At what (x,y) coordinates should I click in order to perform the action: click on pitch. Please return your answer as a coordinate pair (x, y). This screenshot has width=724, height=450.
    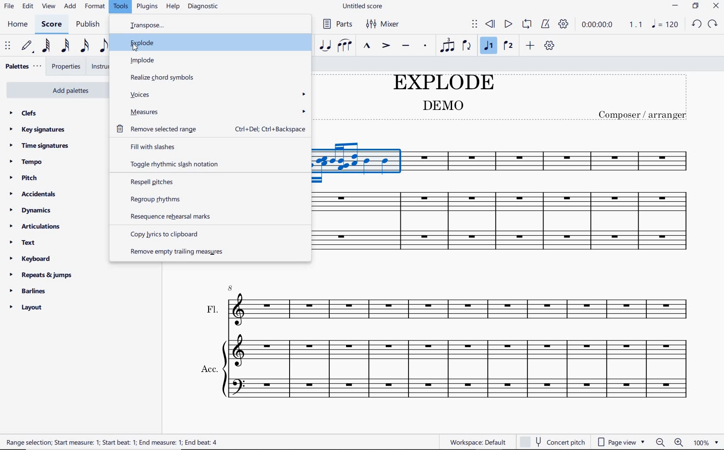
    Looking at the image, I should click on (25, 178).